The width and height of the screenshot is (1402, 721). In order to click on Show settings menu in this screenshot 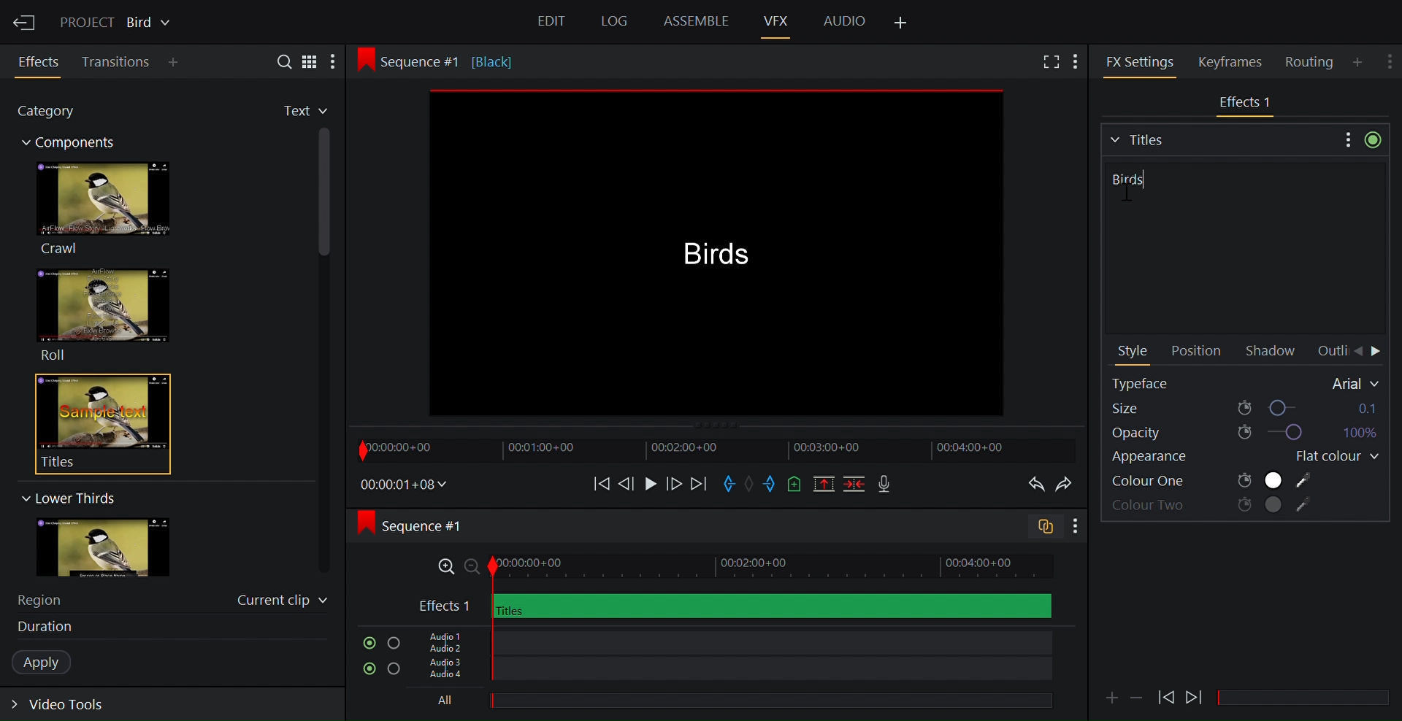, I will do `click(1391, 58)`.